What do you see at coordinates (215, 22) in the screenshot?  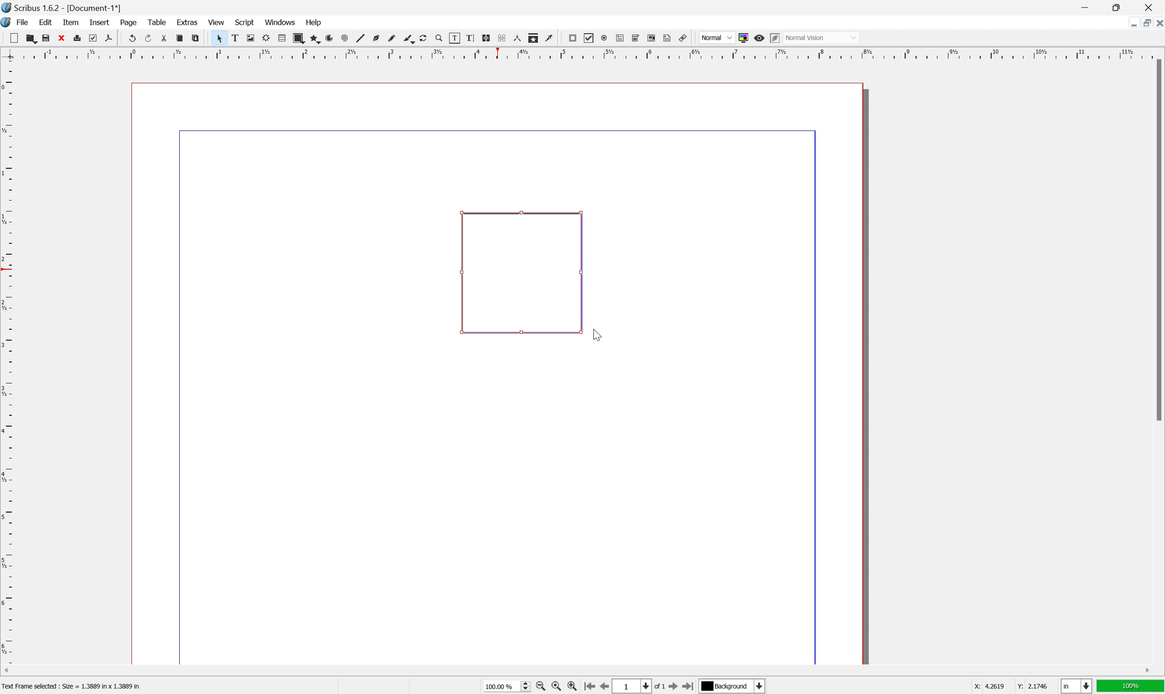 I see `view` at bounding box center [215, 22].